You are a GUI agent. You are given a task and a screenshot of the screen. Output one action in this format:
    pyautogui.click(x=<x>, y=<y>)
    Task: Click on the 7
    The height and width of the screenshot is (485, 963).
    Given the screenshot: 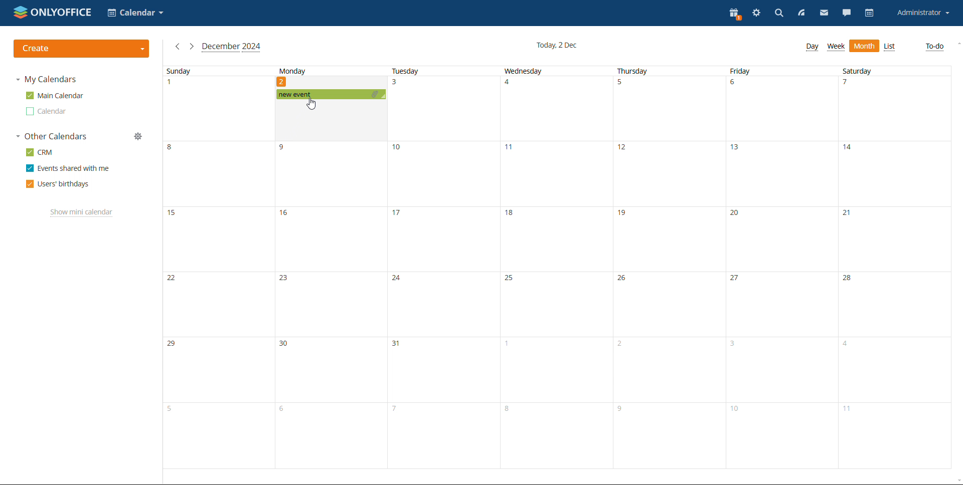 What is the action you would take?
    pyautogui.click(x=850, y=85)
    